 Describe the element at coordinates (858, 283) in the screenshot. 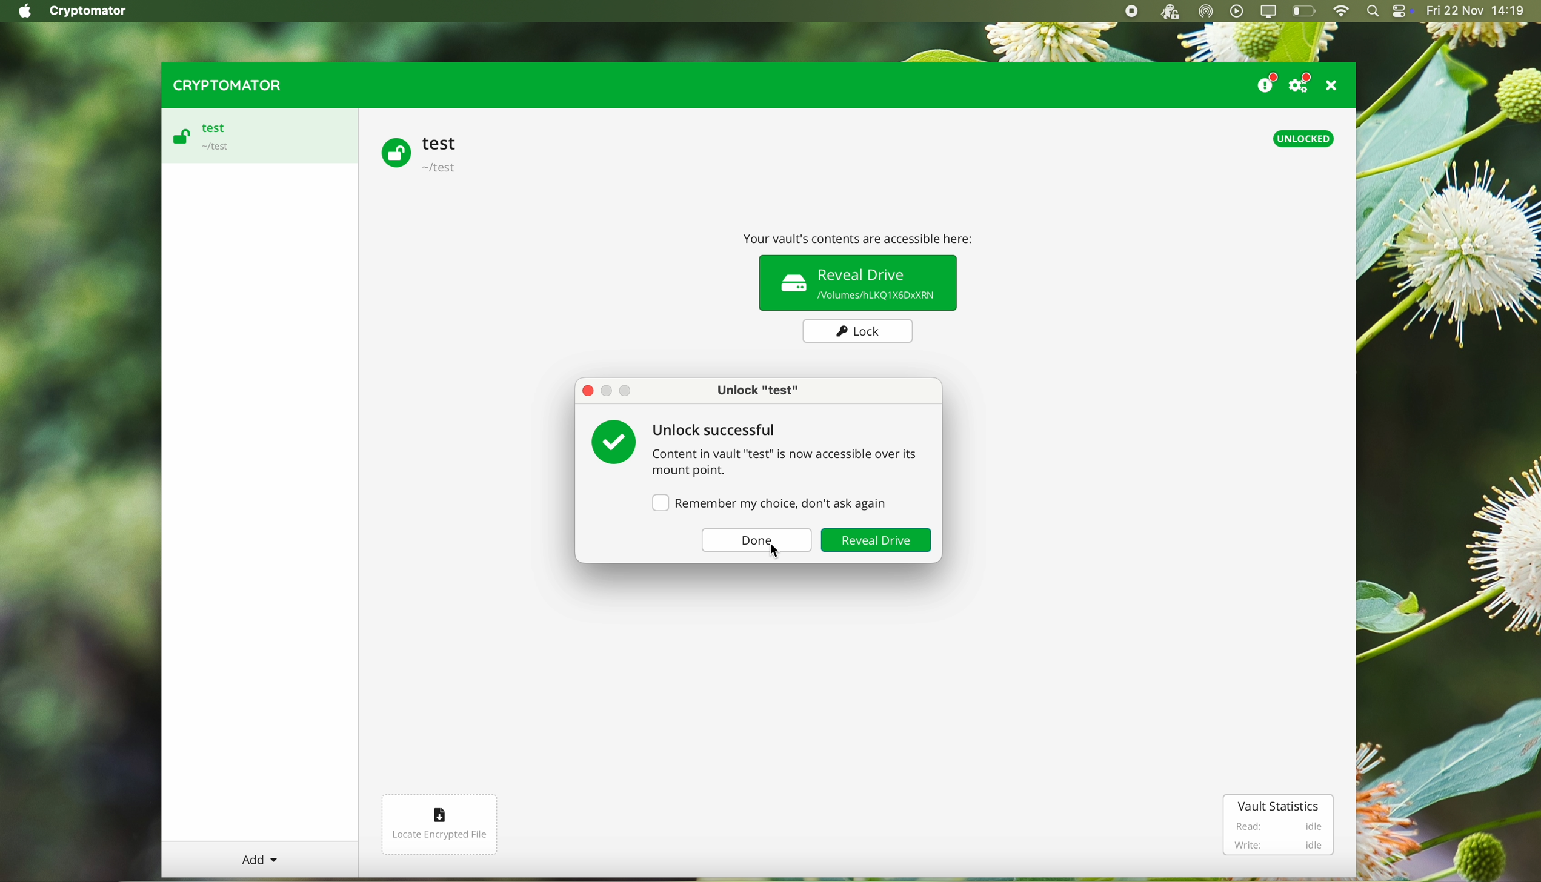

I see `reveal drive` at that location.